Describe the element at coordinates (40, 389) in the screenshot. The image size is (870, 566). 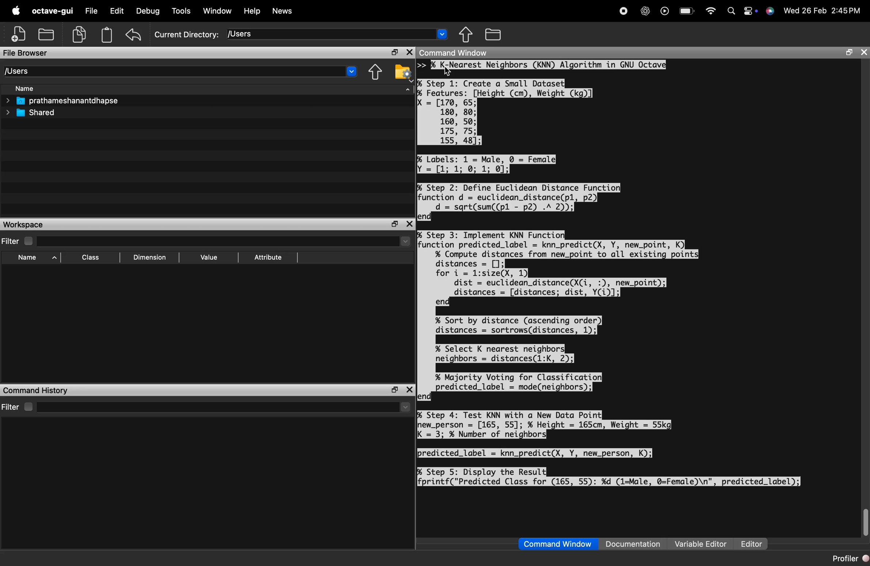
I see `I
Command History` at that location.